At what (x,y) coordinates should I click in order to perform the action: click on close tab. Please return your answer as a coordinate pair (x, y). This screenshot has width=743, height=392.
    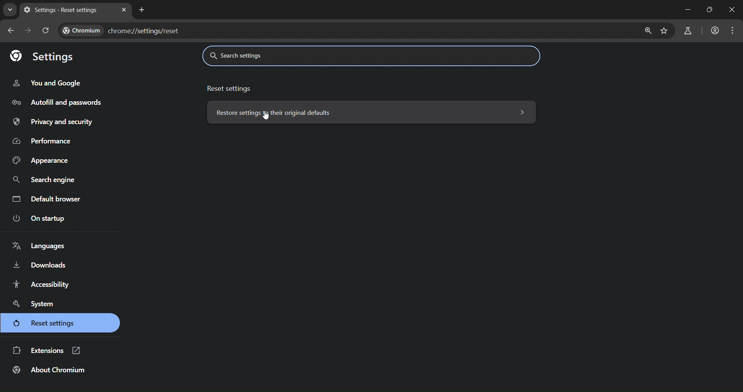
    Looking at the image, I should click on (125, 9).